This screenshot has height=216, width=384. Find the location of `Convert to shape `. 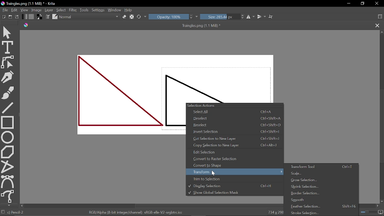

Convert to shape  is located at coordinates (234, 165).